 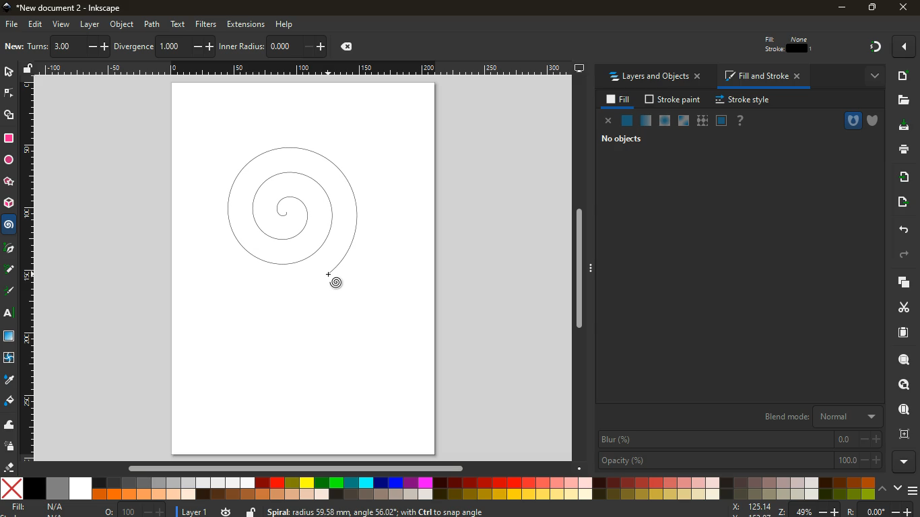 What do you see at coordinates (9, 358) in the screenshot?
I see `twist` at bounding box center [9, 358].